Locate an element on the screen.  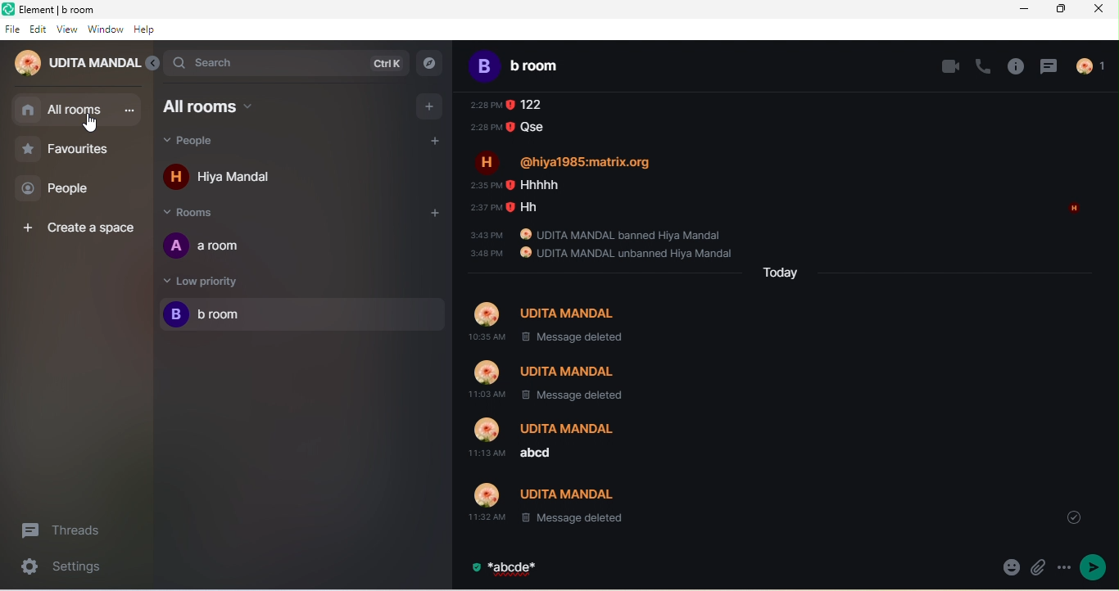
explorer is located at coordinates (431, 65).